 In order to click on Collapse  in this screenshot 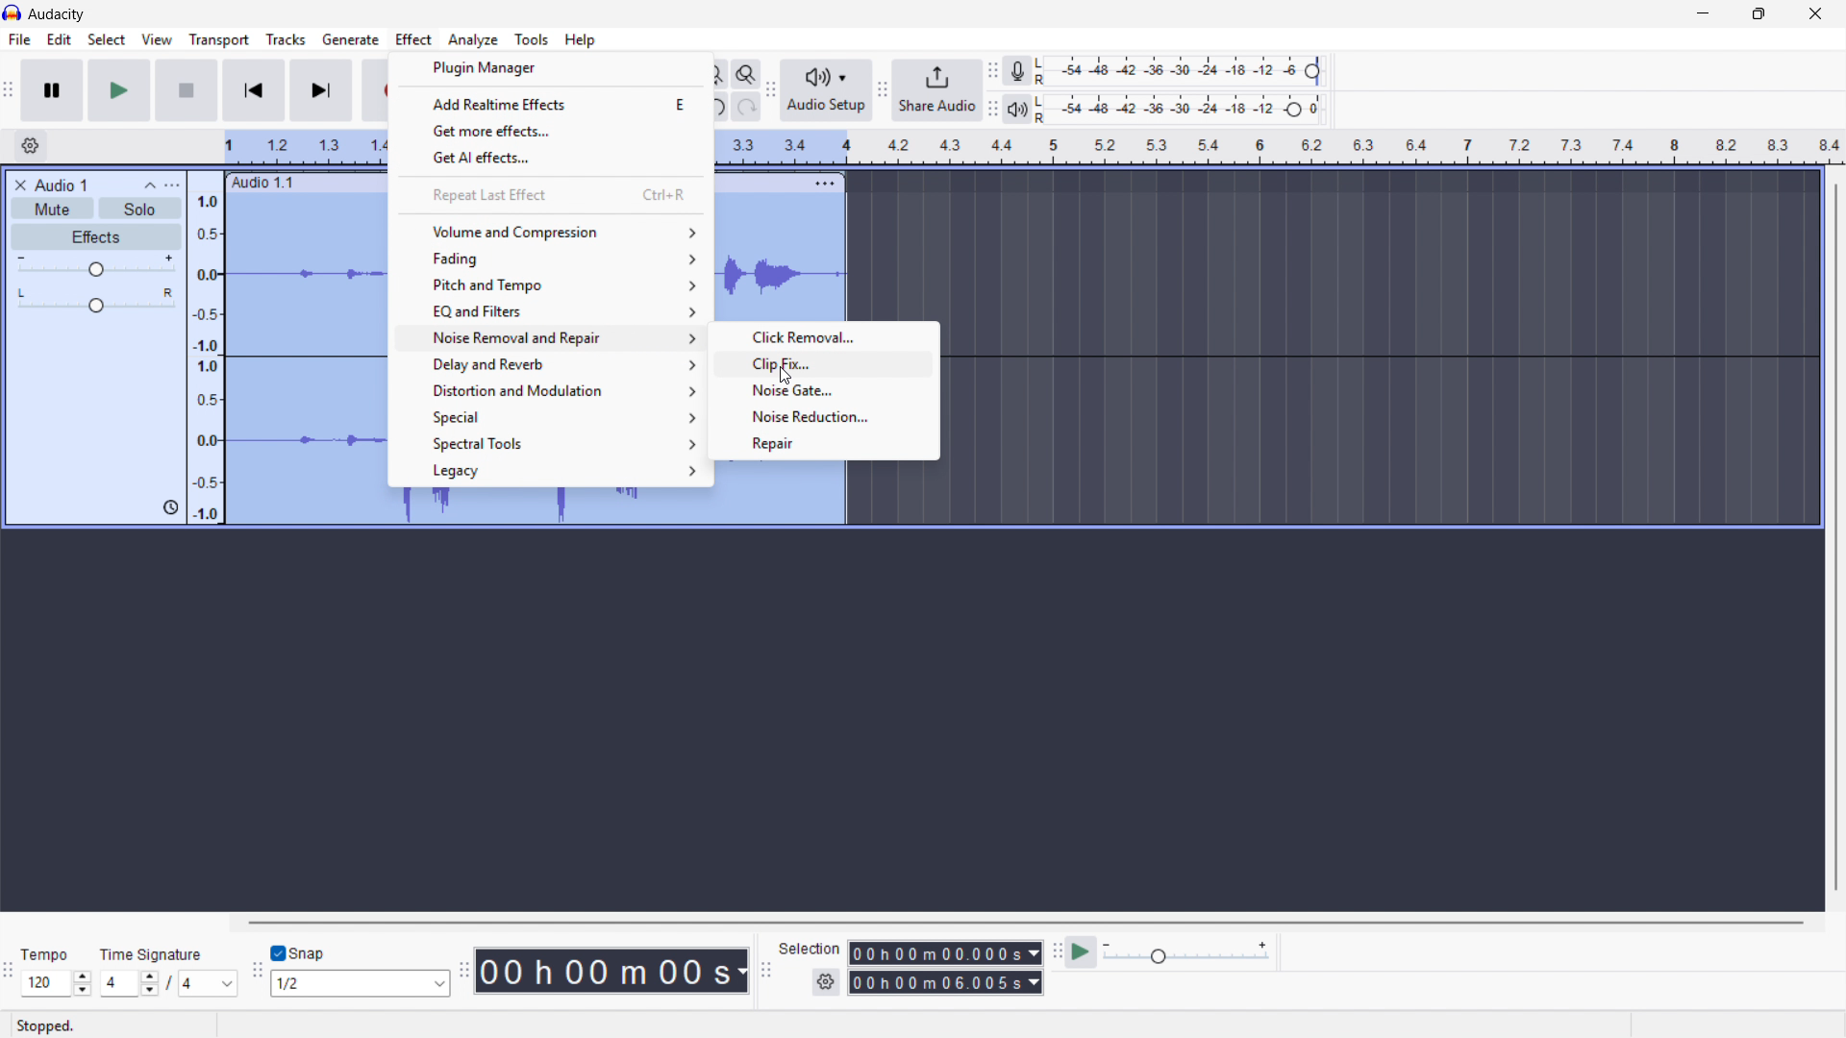, I will do `click(150, 185)`.